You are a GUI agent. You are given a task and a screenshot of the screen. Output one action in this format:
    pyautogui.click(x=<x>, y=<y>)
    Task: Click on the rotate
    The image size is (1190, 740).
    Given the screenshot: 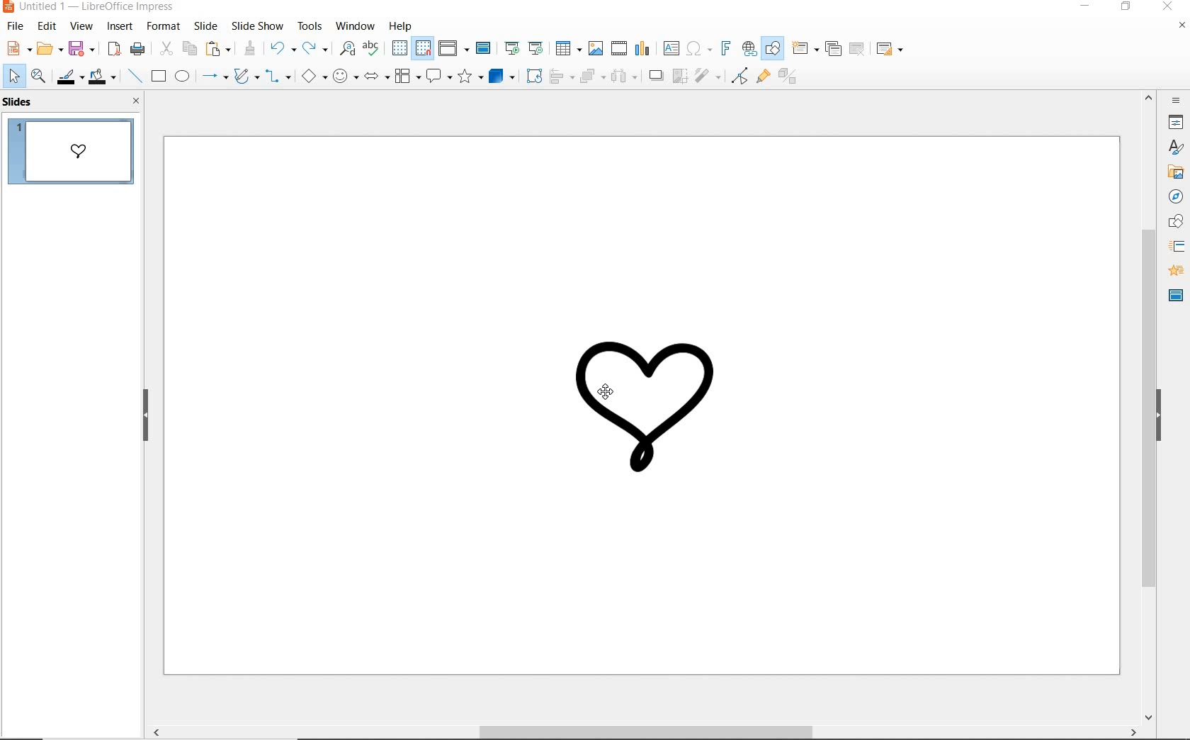 What is the action you would take?
    pyautogui.click(x=534, y=76)
    